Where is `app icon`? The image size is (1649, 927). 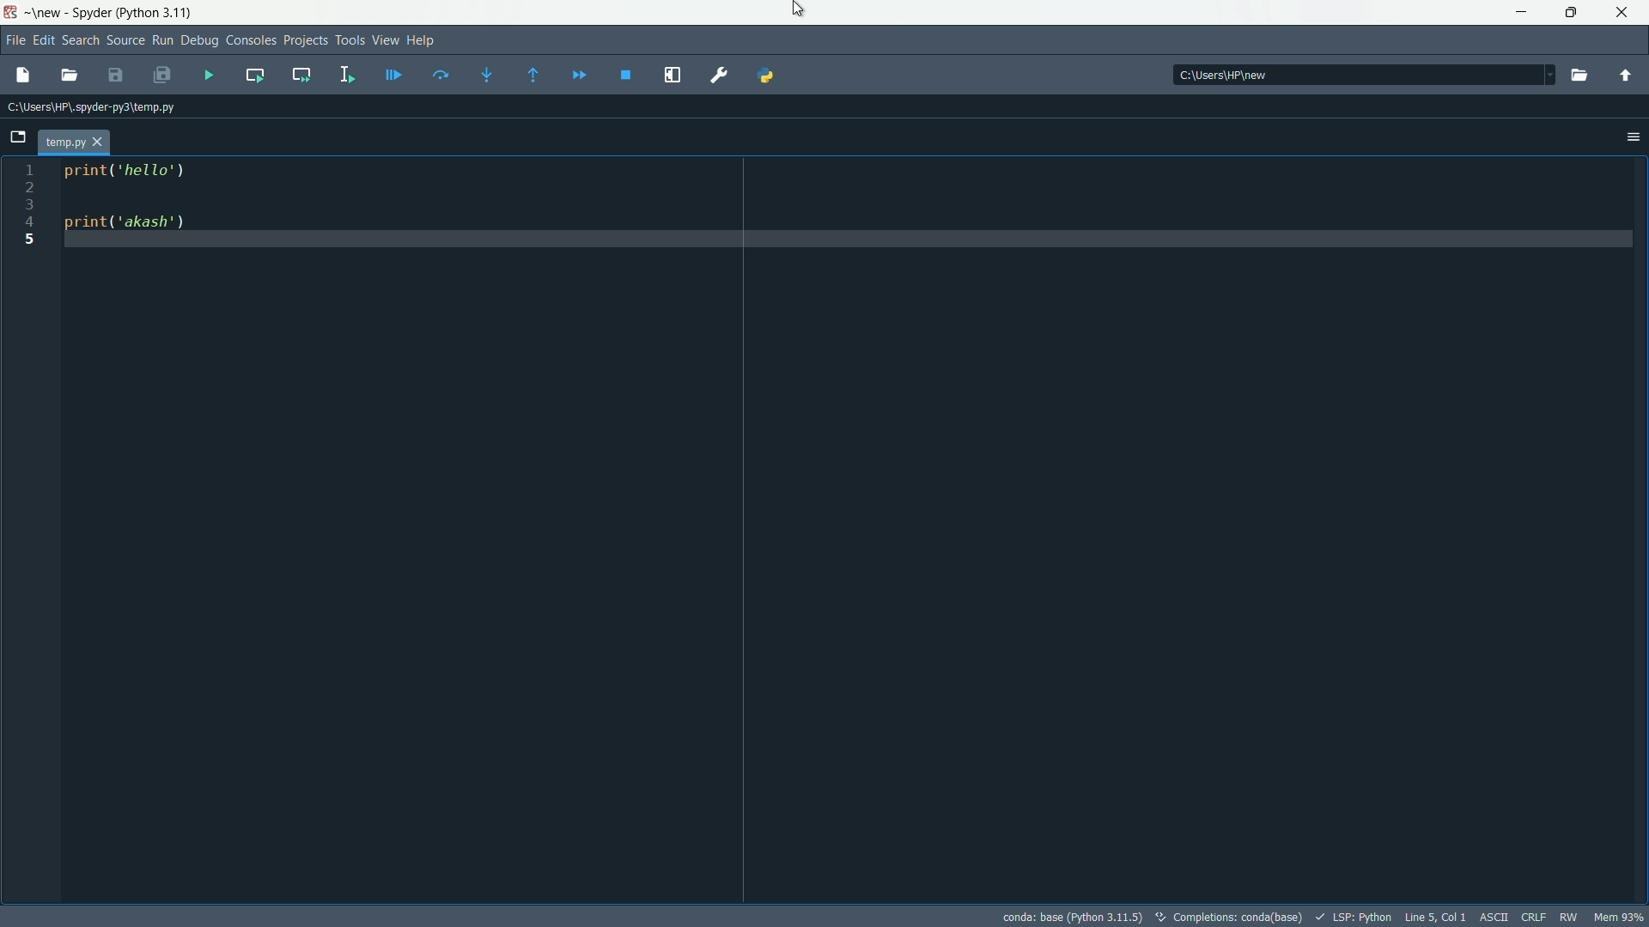 app icon is located at coordinates (10, 13).